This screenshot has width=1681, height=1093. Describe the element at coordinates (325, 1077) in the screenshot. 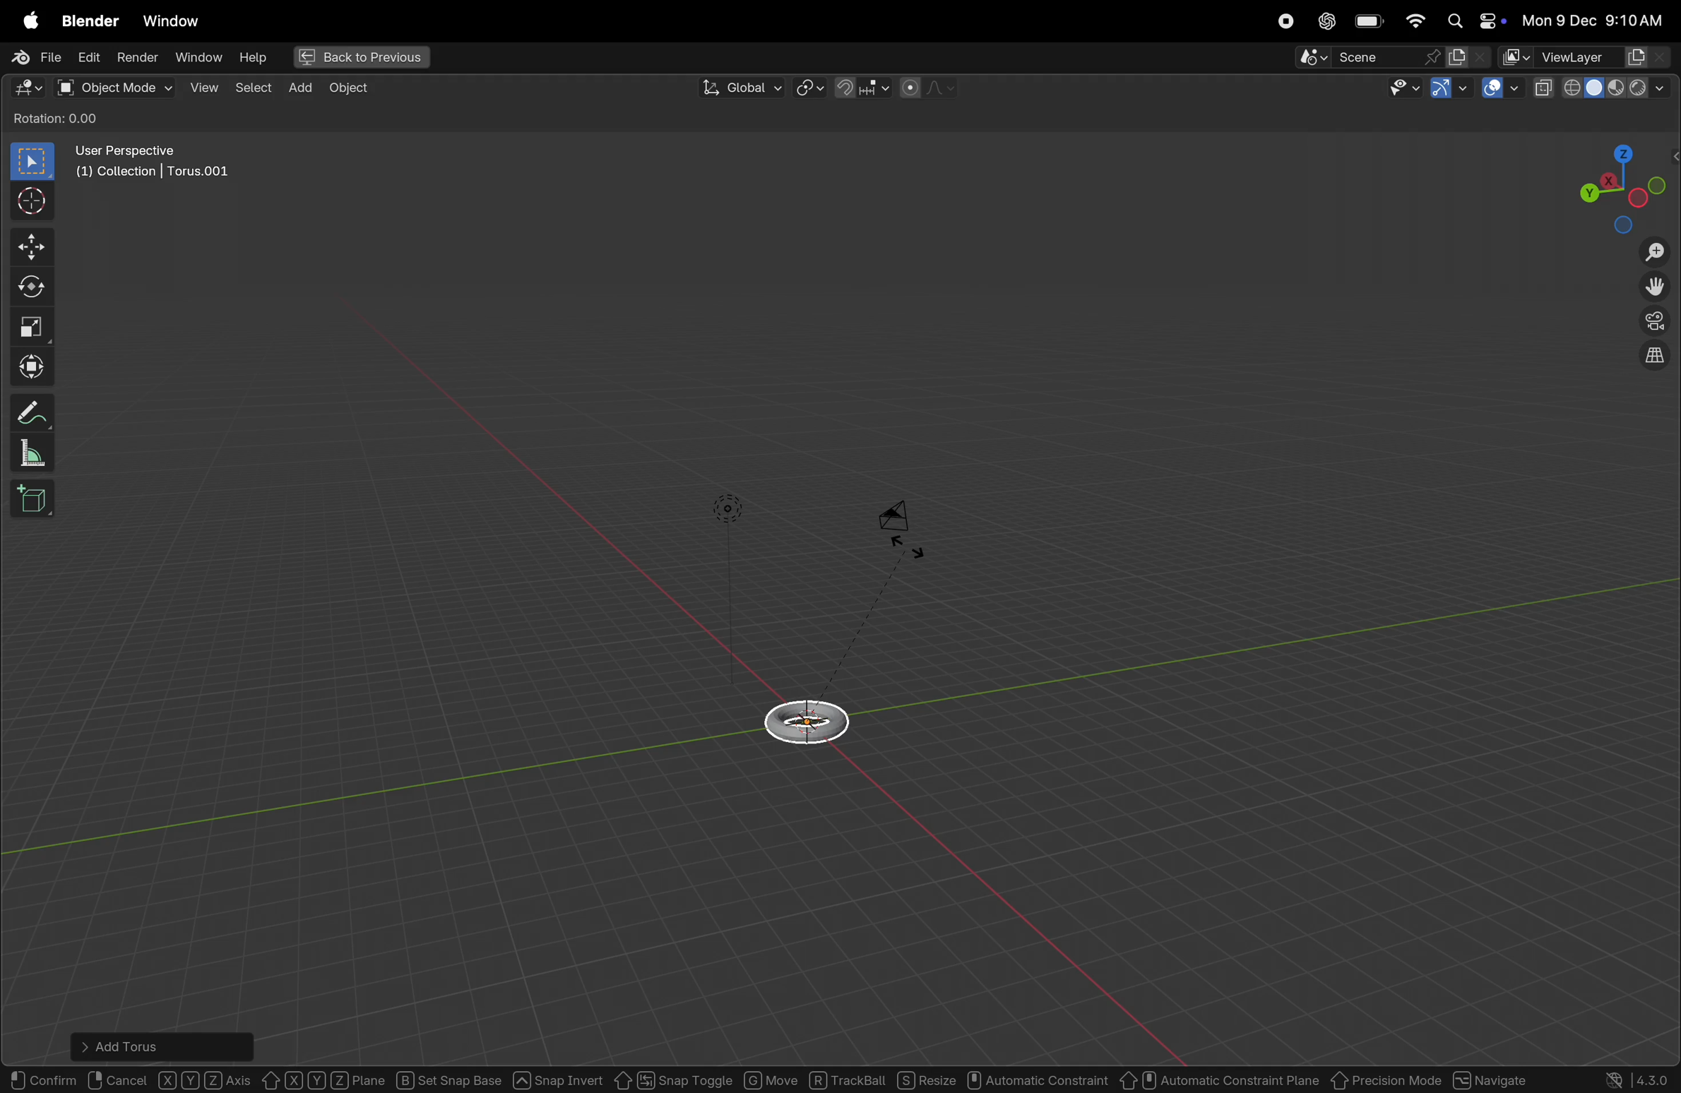

I see `xyz plane` at that location.